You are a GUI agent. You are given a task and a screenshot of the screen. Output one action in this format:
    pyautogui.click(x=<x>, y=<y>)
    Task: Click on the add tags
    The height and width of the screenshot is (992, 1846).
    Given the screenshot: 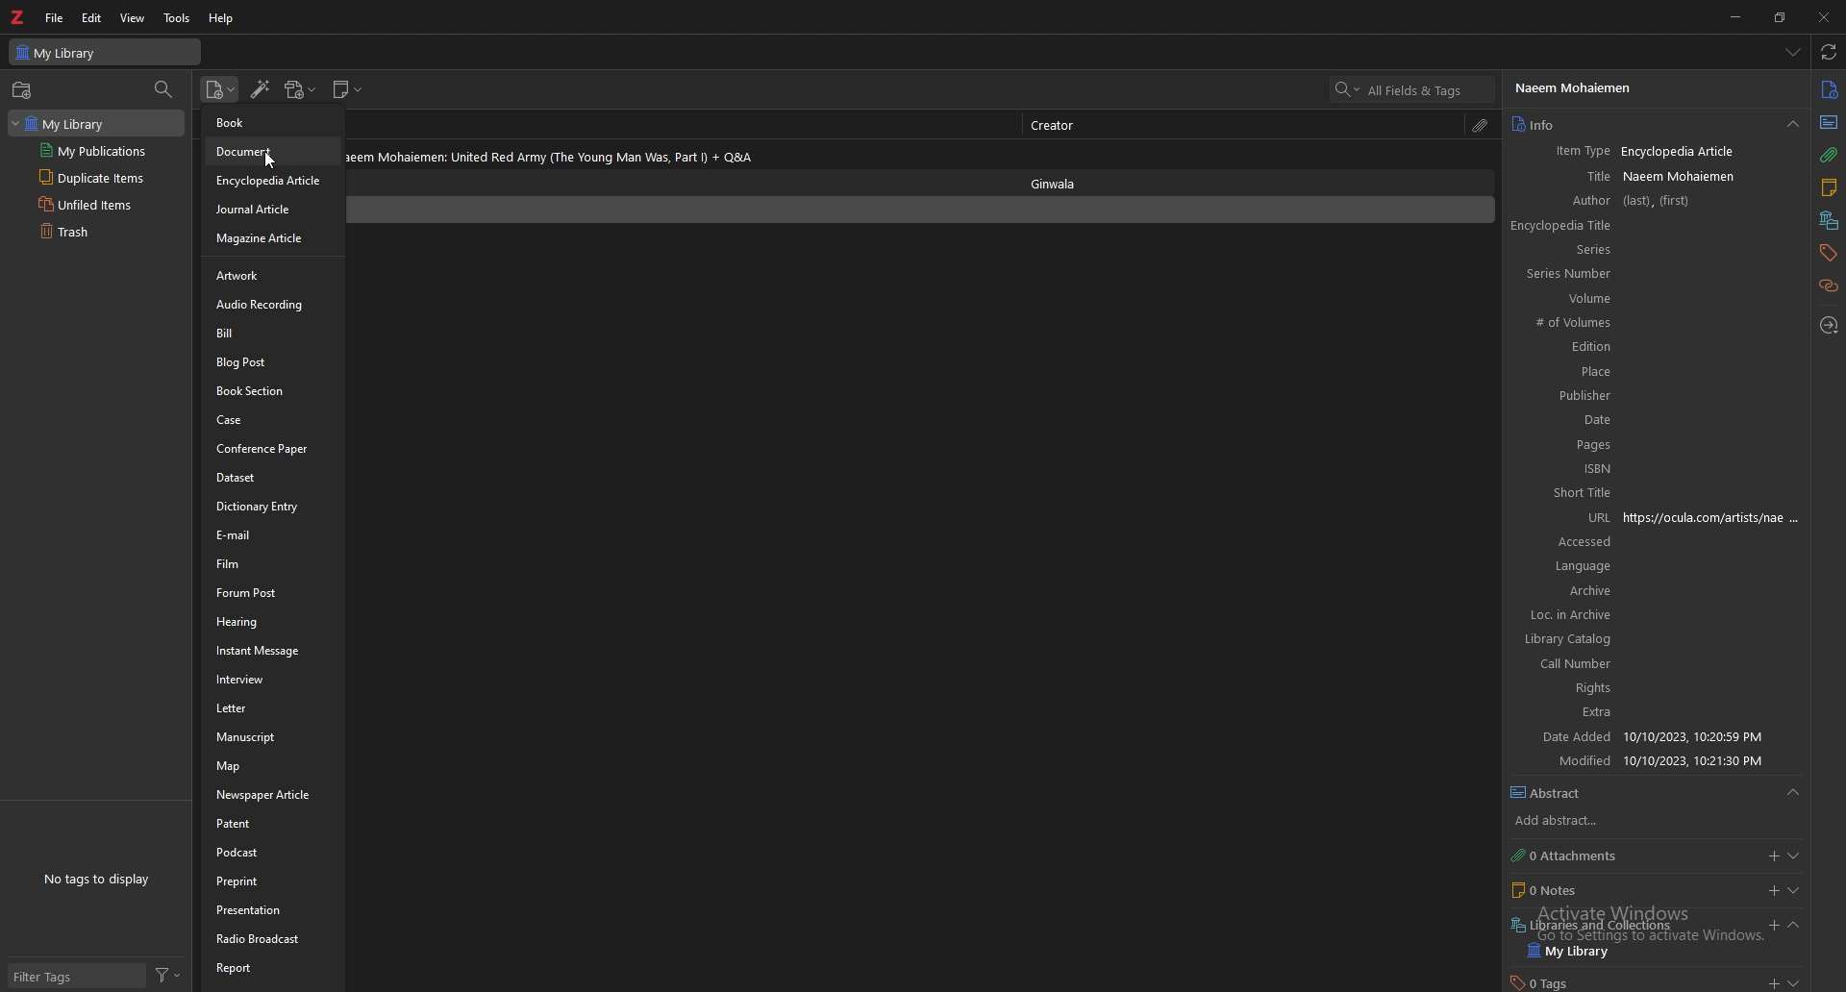 What is the action you would take?
    pyautogui.click(x=1772, y=981)
    